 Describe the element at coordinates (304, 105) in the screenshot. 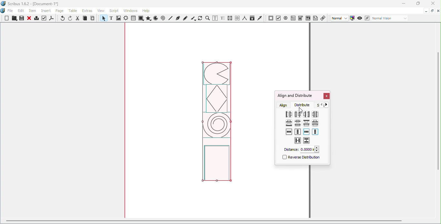

I see `Distribute` at that location.